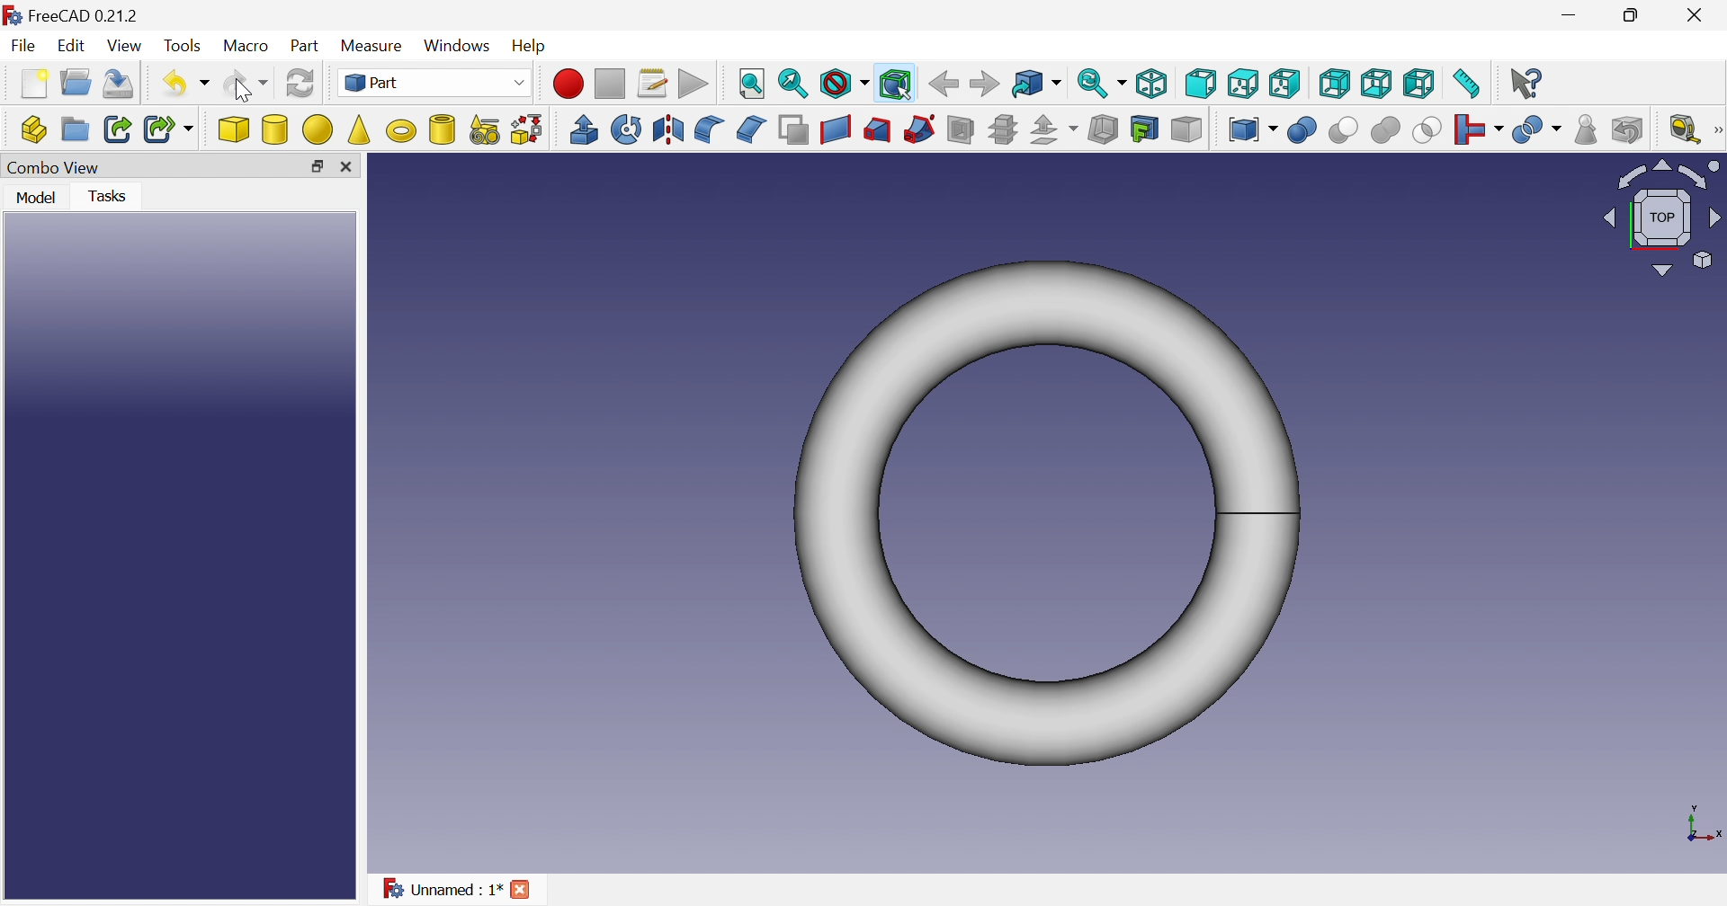 The image size is (1727, 906). I want to click on Cone, so click(358, 129).